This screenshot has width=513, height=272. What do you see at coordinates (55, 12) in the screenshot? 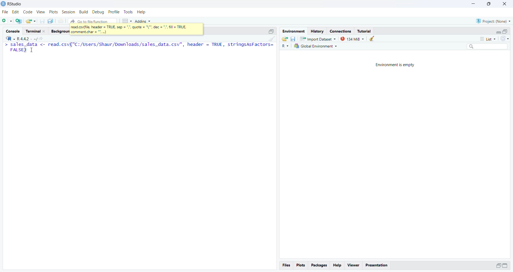
I see `Plots` at bounding box center [55, 12].